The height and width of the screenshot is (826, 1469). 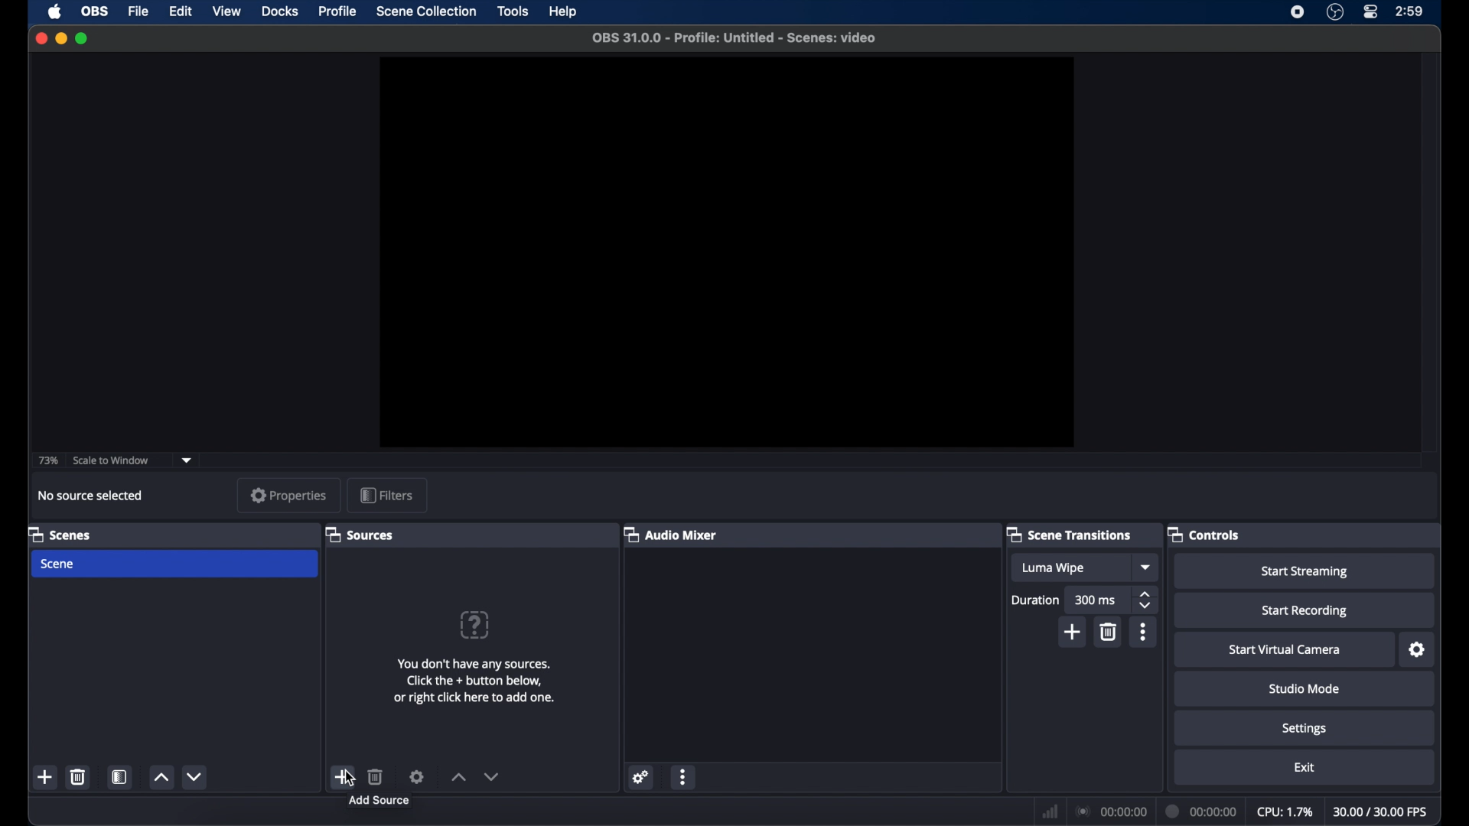 What do you see at coordinates (1144, 633) in the screenshot?
I see `more options` at bounding box center [1144, 633].